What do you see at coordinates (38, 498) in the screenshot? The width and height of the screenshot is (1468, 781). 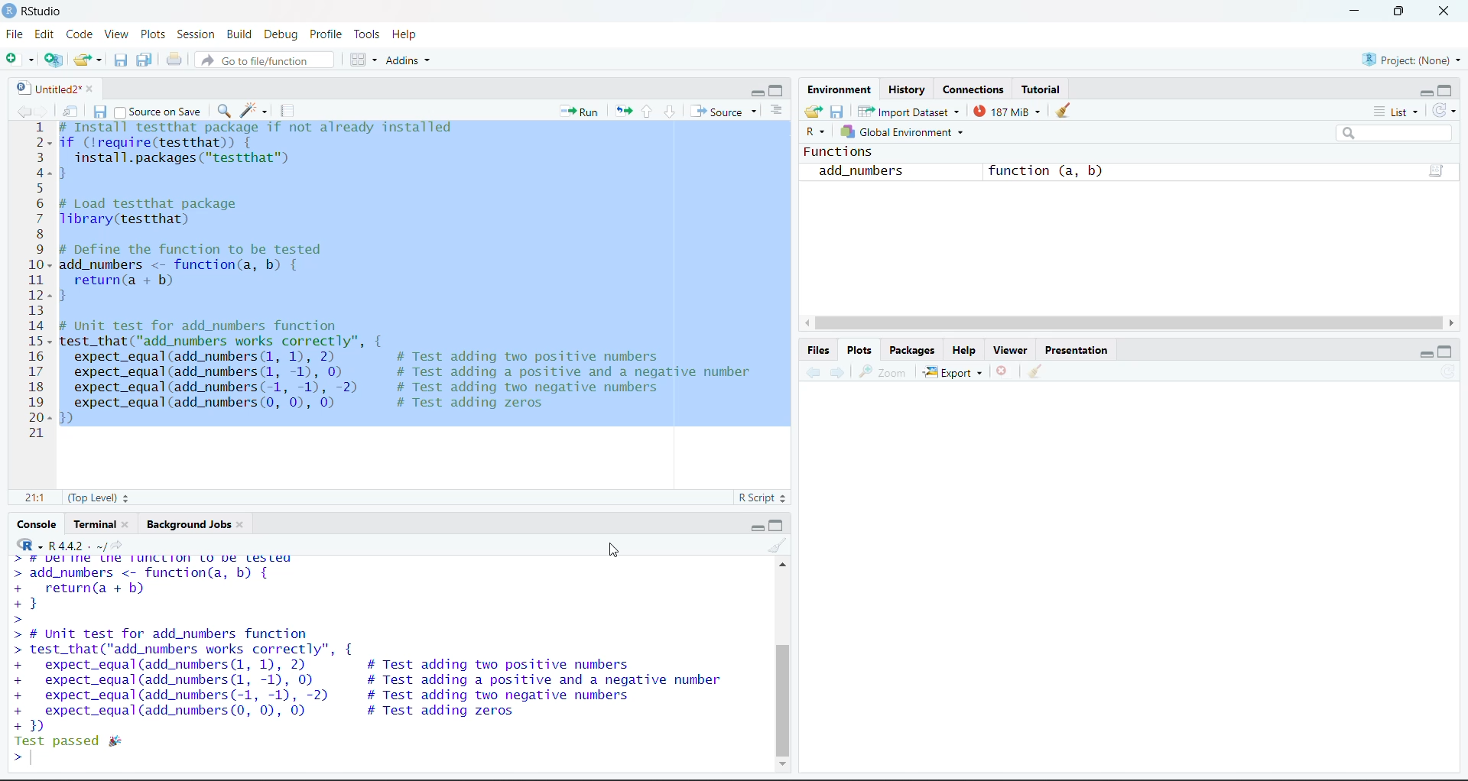 I see `21:1` at bounding box center [38, 498].